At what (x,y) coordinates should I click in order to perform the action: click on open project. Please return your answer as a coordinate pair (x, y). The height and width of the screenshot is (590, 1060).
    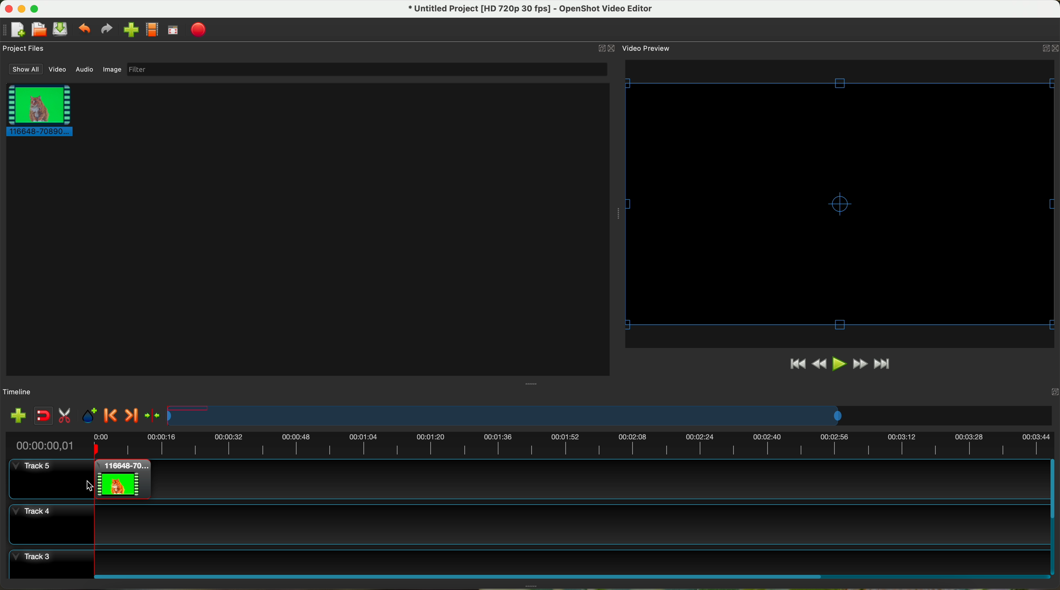
    Looking at the image, I should click on (40, 29).